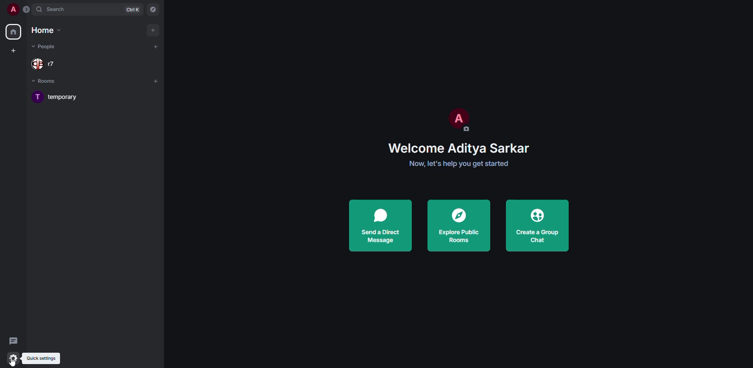 The image size is (753, 368). I want to click on welcome, so click(464, 148).